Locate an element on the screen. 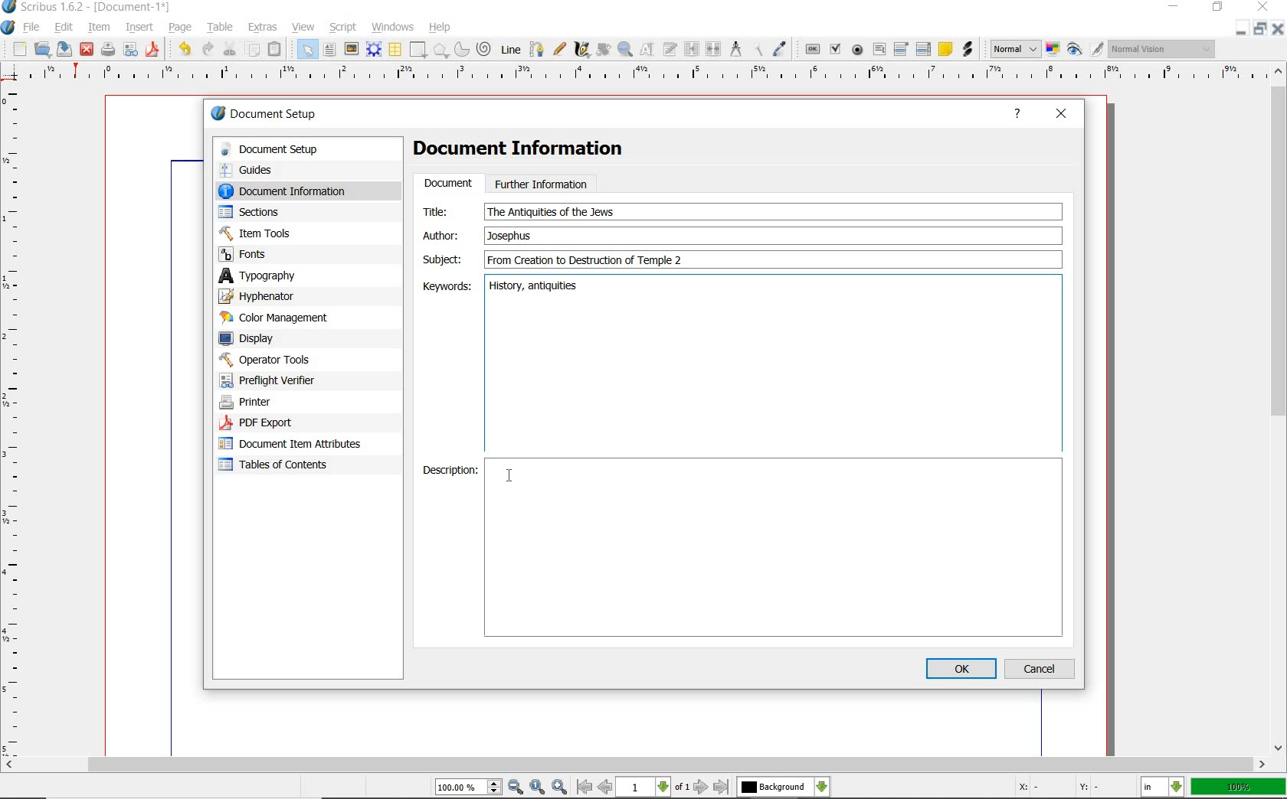 The height and width of the screenshot is (799, 1287). display is located at coordinates (273, 338).